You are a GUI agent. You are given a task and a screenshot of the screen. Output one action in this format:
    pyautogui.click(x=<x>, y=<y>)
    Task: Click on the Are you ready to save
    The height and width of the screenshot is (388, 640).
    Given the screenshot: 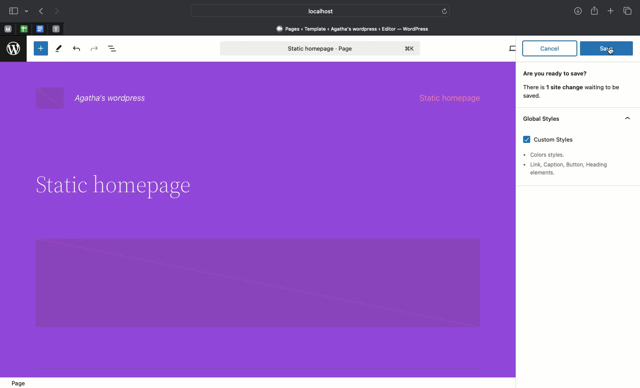 What is the action you would take?
    pyautogui.click(x=573, y=86)
    